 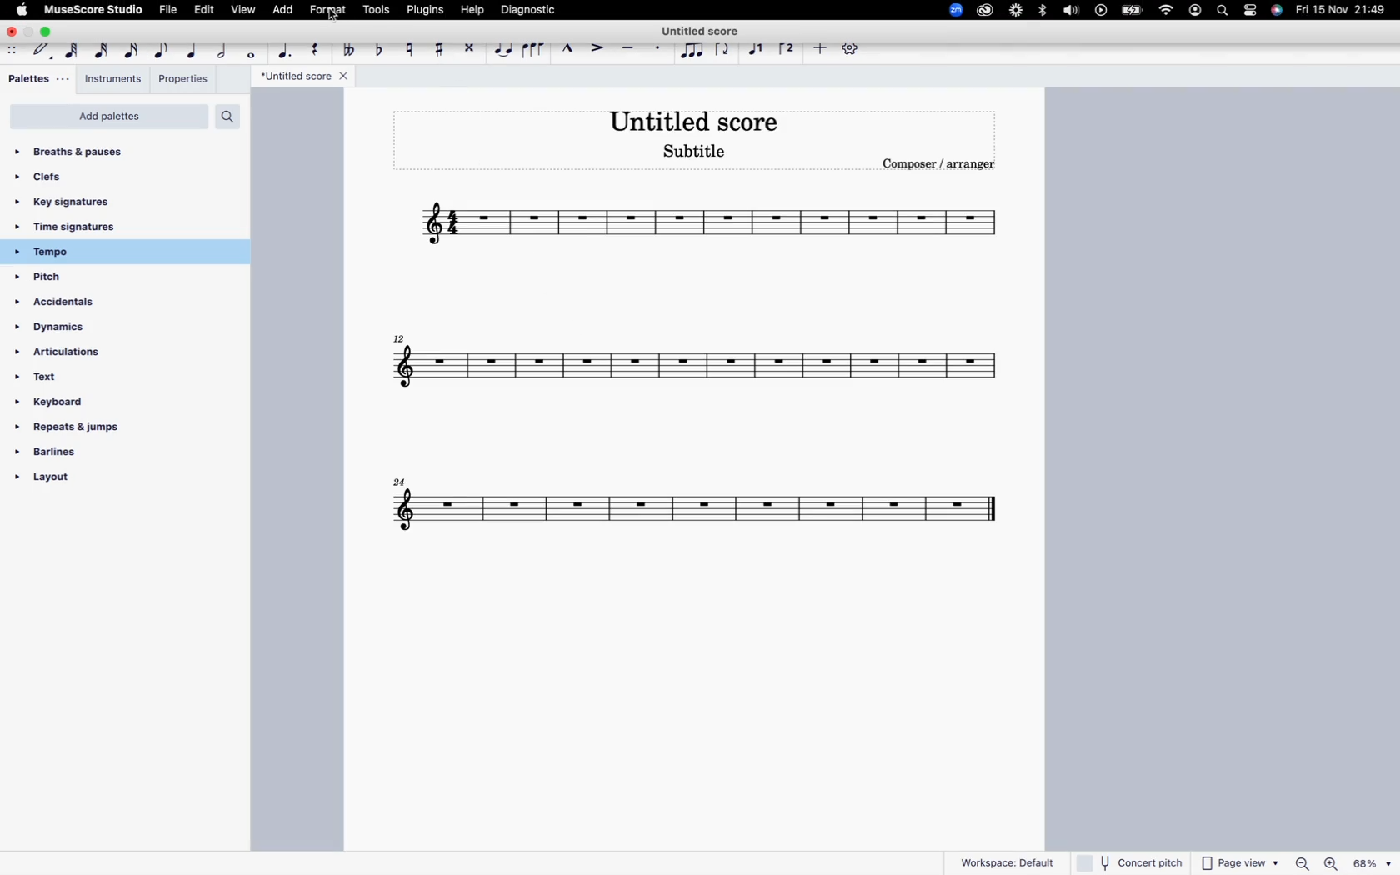 I want to click on volume, so click(x=1069, y=12).